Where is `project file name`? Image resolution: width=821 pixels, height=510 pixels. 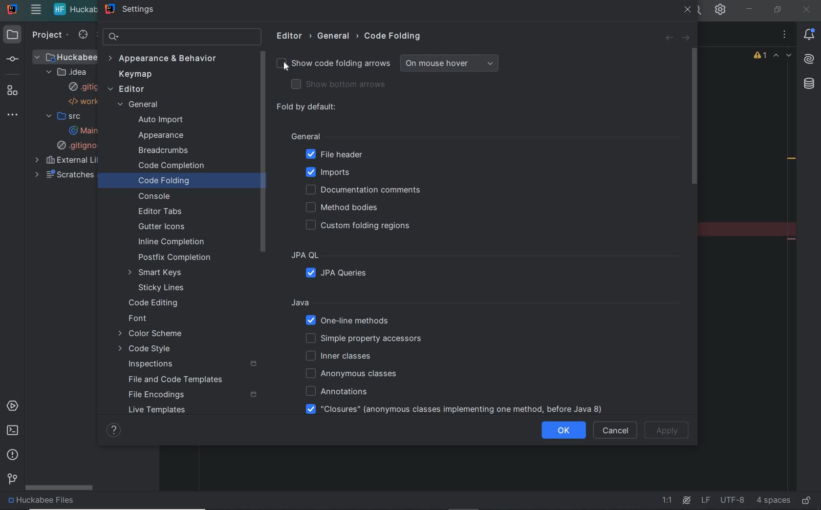 project file name is located at coordinates (72, 502).